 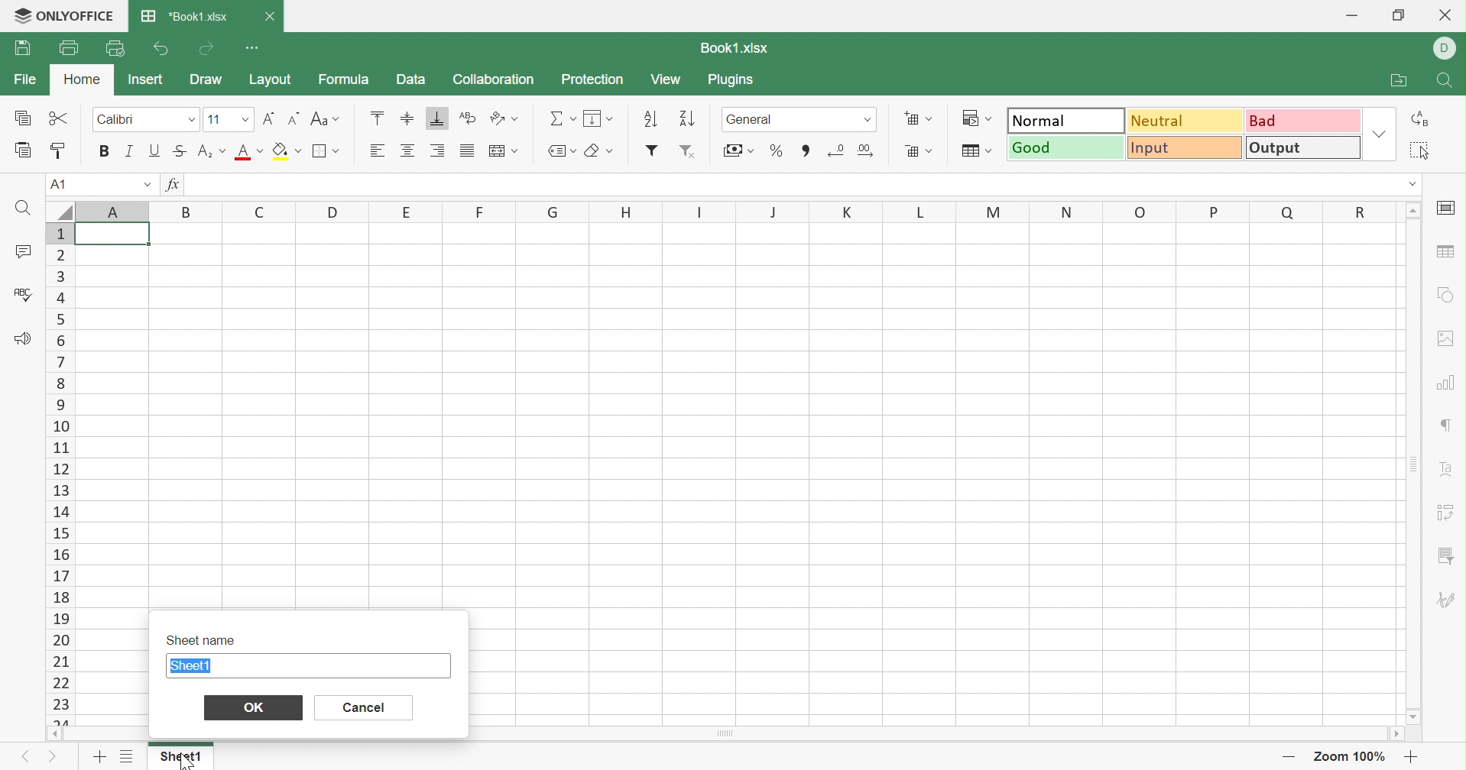 What do you see at coordinates (1068, 147) in the screenshot?
I see `Good` at bounding box center [1068, 147].